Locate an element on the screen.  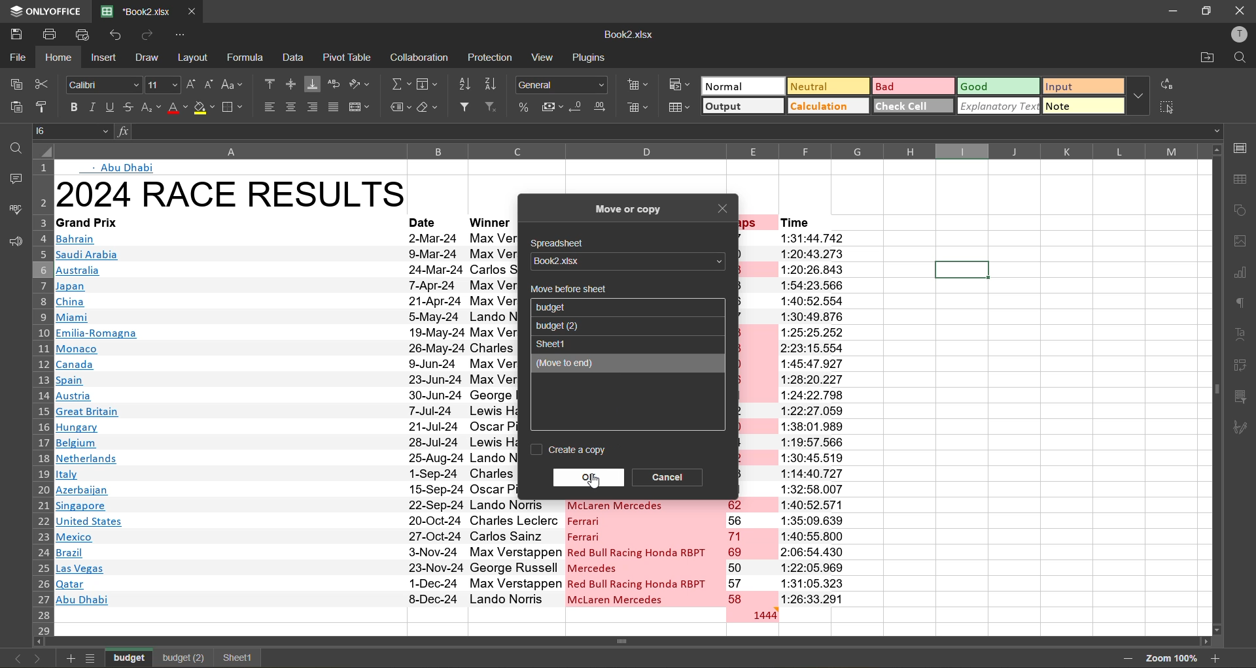
orientation is located at coordinates (361, 84).